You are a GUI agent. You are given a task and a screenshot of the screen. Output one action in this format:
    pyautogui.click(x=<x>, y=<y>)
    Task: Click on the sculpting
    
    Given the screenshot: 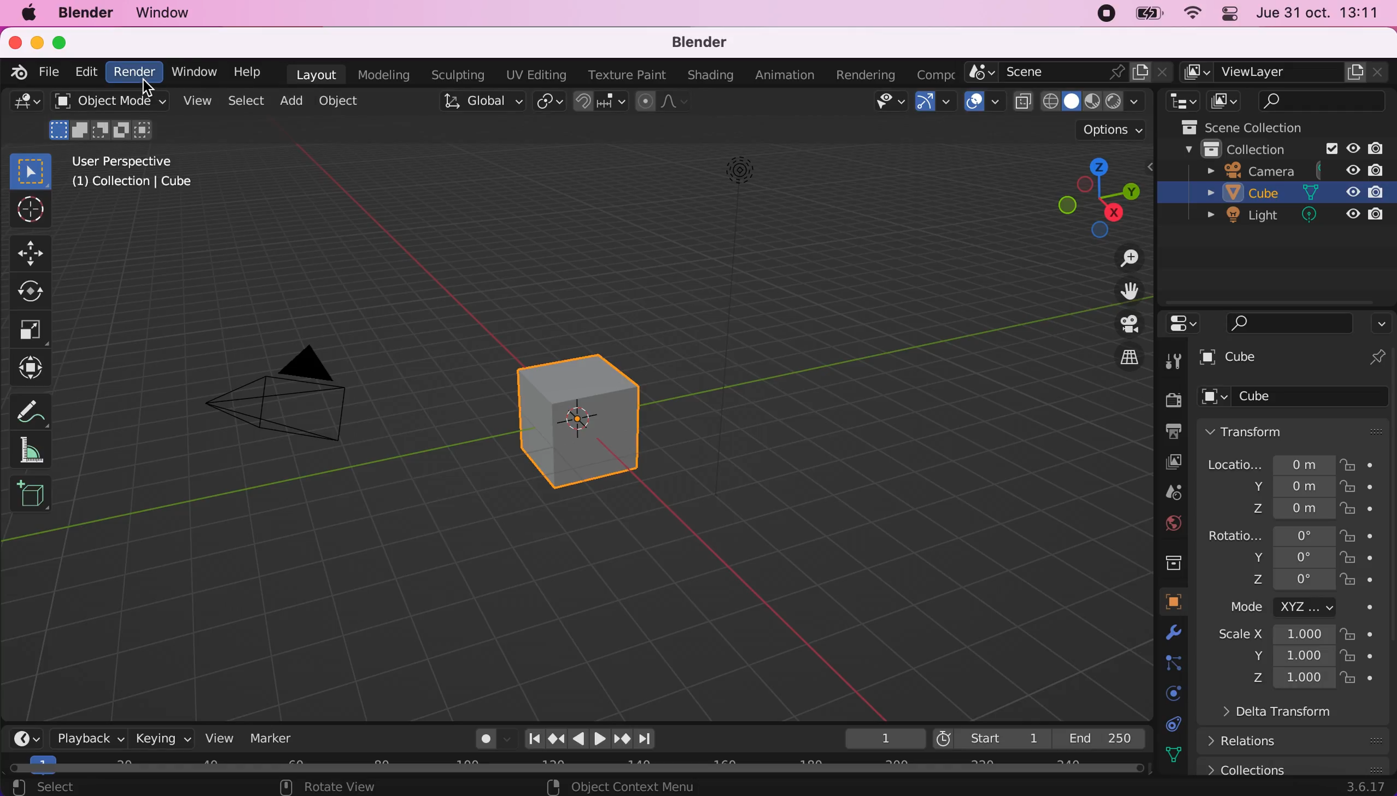 What is the action you would take?
    pyautogui.click(x=458, y=74)
    